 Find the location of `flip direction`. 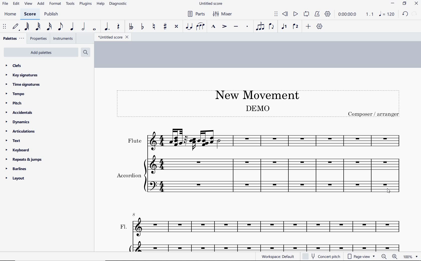

flip direction is located at coordinates (272, 26).